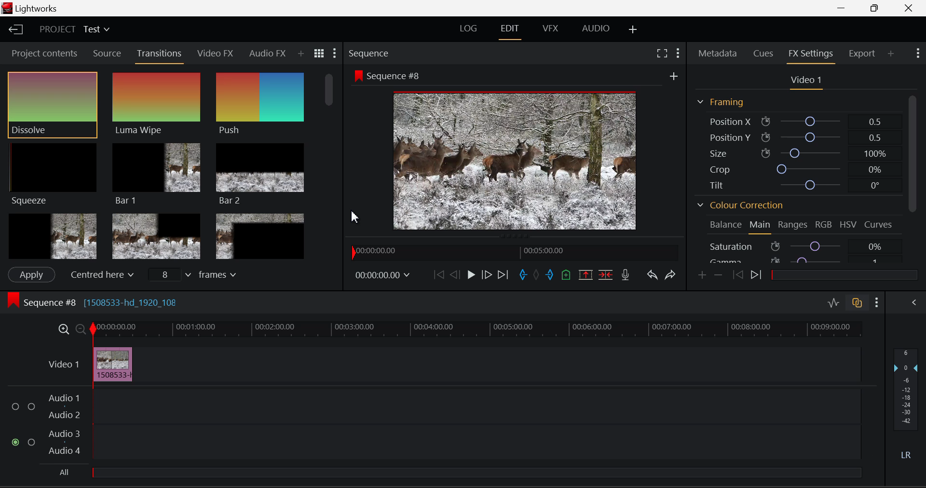  Describe the element at coordinates (910, 8) in the screenshot. I see `Close` at that location.